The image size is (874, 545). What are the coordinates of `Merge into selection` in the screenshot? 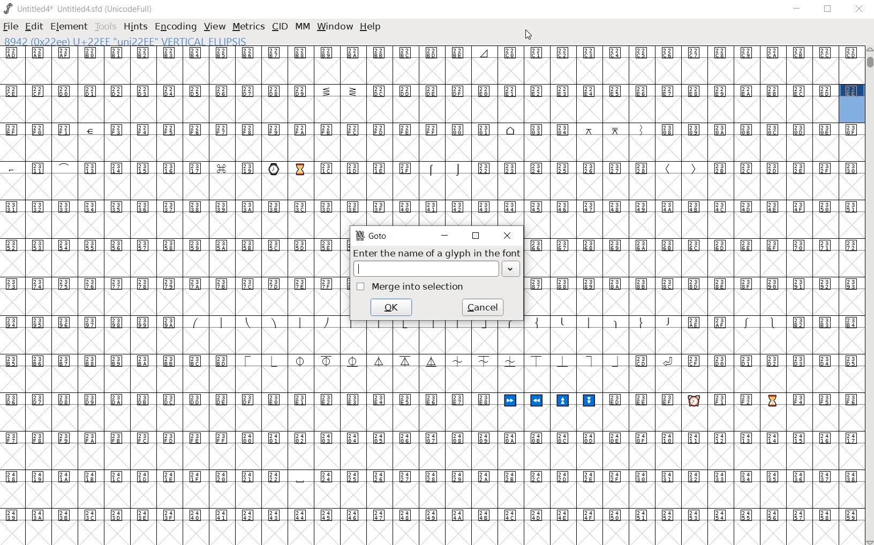 It's located at (411, 286).